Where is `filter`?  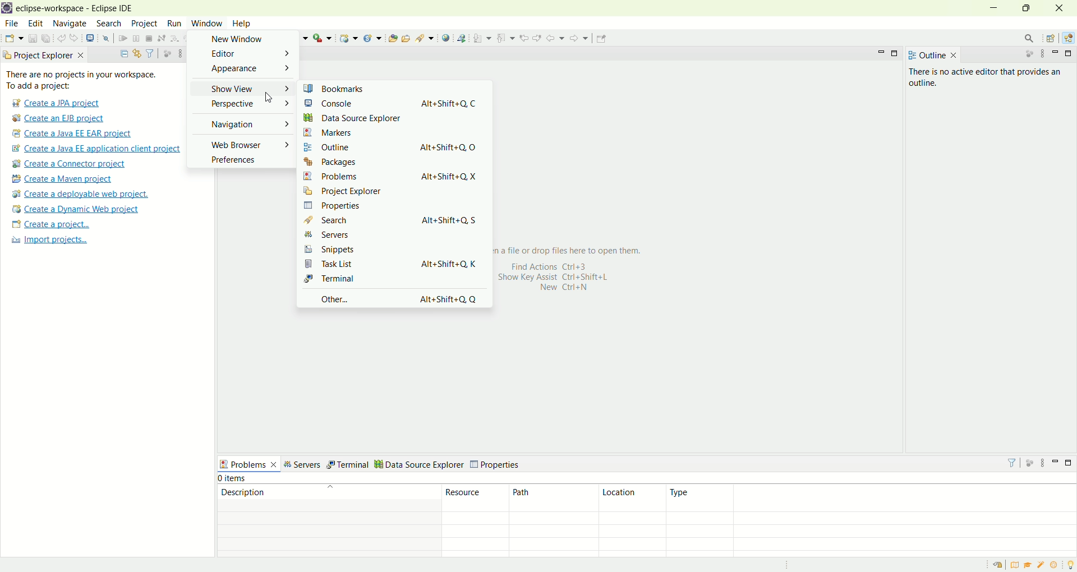 filter is located at coordinates (150, 53).